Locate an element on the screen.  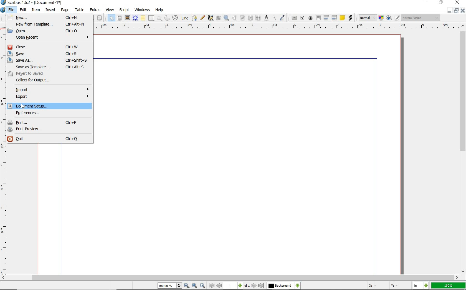
zoom in/zoom to/zoom out is located at coordinates (182, 286).